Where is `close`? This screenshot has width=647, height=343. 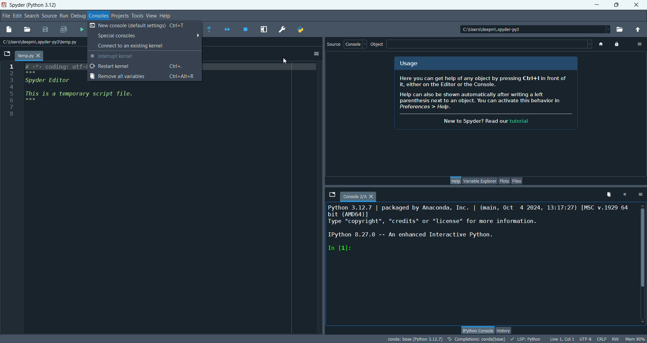
close is located at coordinates (636, 5).